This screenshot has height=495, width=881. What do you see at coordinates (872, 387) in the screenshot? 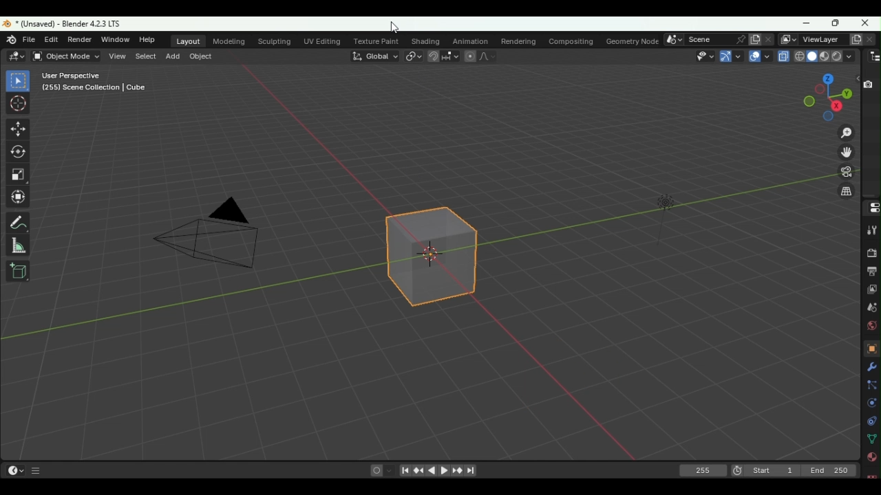
I see `Particles` at bounding box center [872, 387].